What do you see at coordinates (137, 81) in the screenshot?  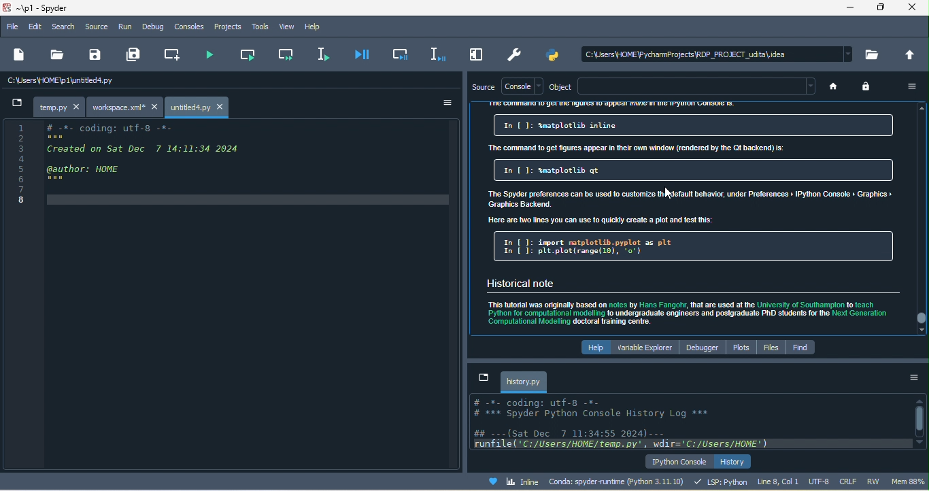 I see `c\users\home` at bounding box center [137, 81].